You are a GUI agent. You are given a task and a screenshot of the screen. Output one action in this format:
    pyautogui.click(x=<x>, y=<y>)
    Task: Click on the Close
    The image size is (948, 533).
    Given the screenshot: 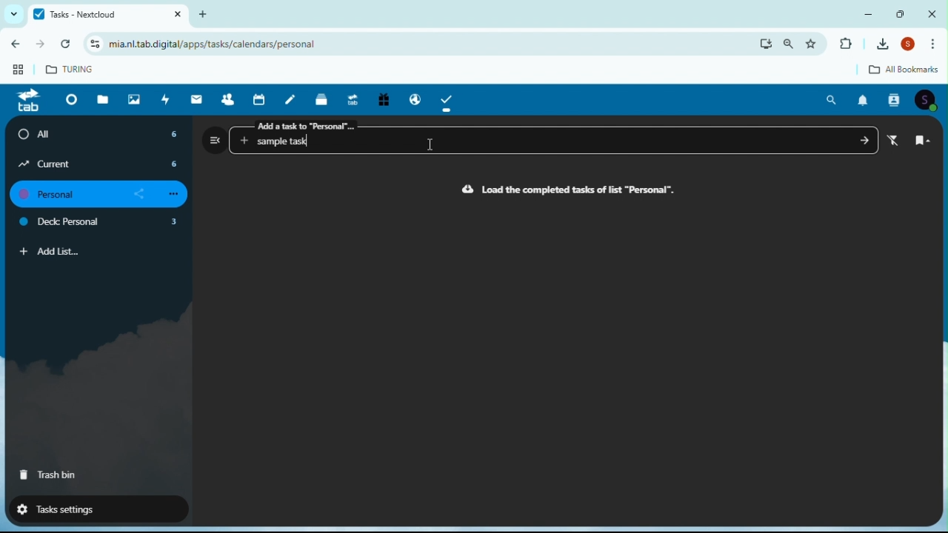 What is the action you would take?
    pyautogui.click(x=932, y=13)
    